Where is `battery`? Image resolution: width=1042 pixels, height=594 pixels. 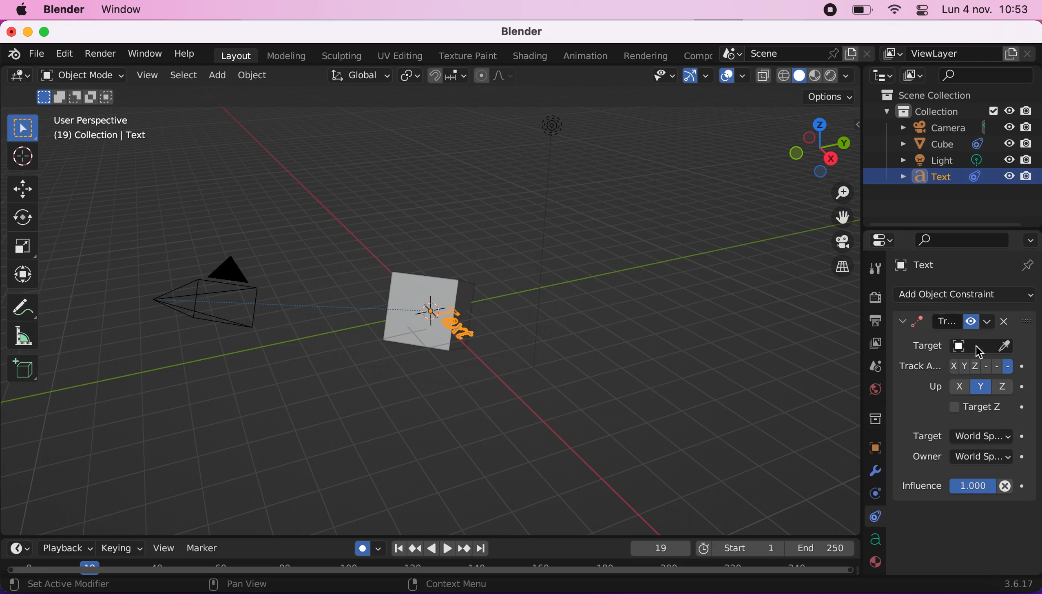 battery is located at coordinates (861, 11).